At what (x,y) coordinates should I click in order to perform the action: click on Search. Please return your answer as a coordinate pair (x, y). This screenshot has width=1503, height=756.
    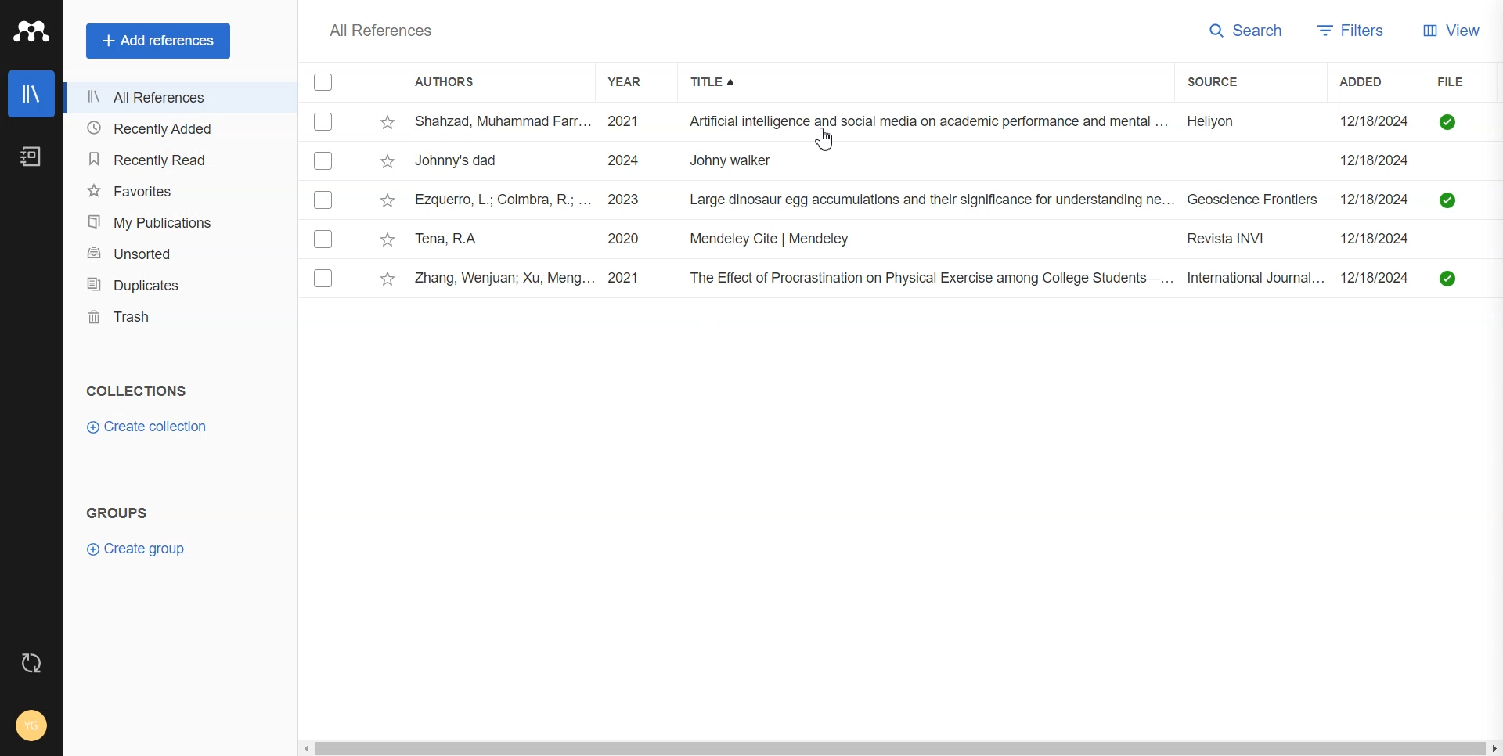
    Looking at the image, I should click on (1247, 31).